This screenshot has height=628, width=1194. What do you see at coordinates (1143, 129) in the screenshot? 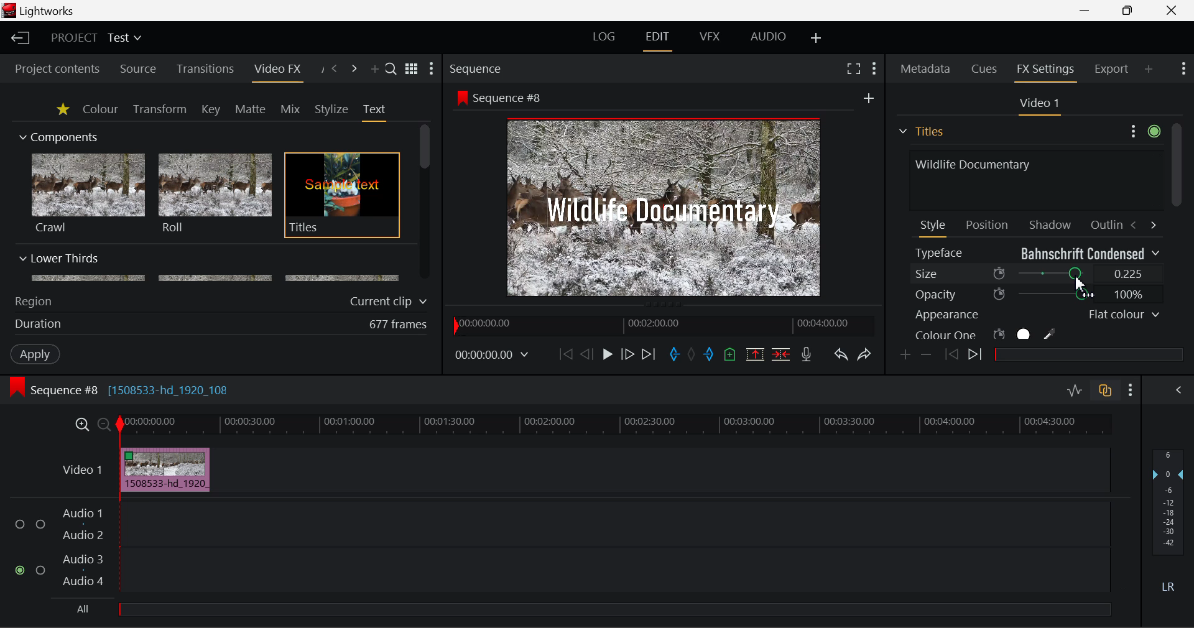
I see `Settings` at bounding box center [1143, 129].